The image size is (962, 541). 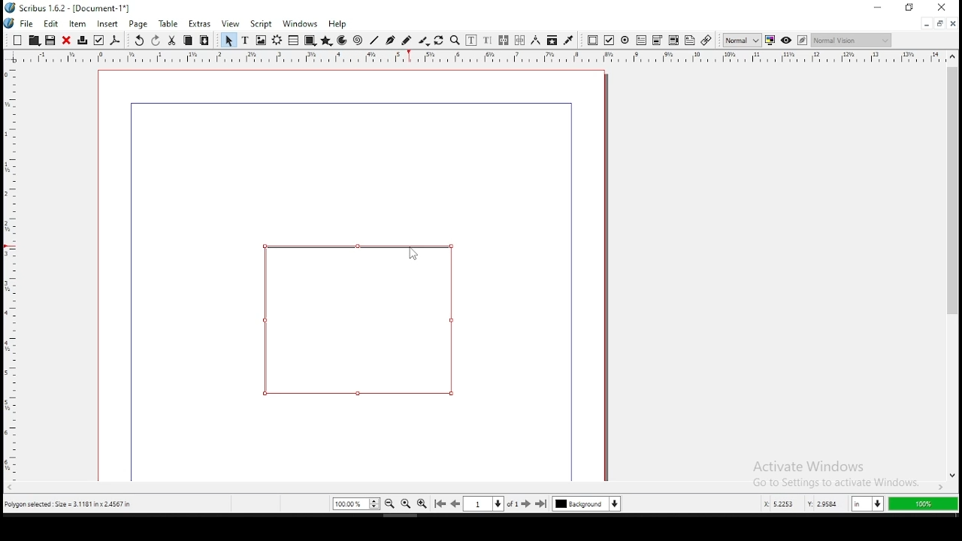 I want to click on open, so click(x=33, y=40).